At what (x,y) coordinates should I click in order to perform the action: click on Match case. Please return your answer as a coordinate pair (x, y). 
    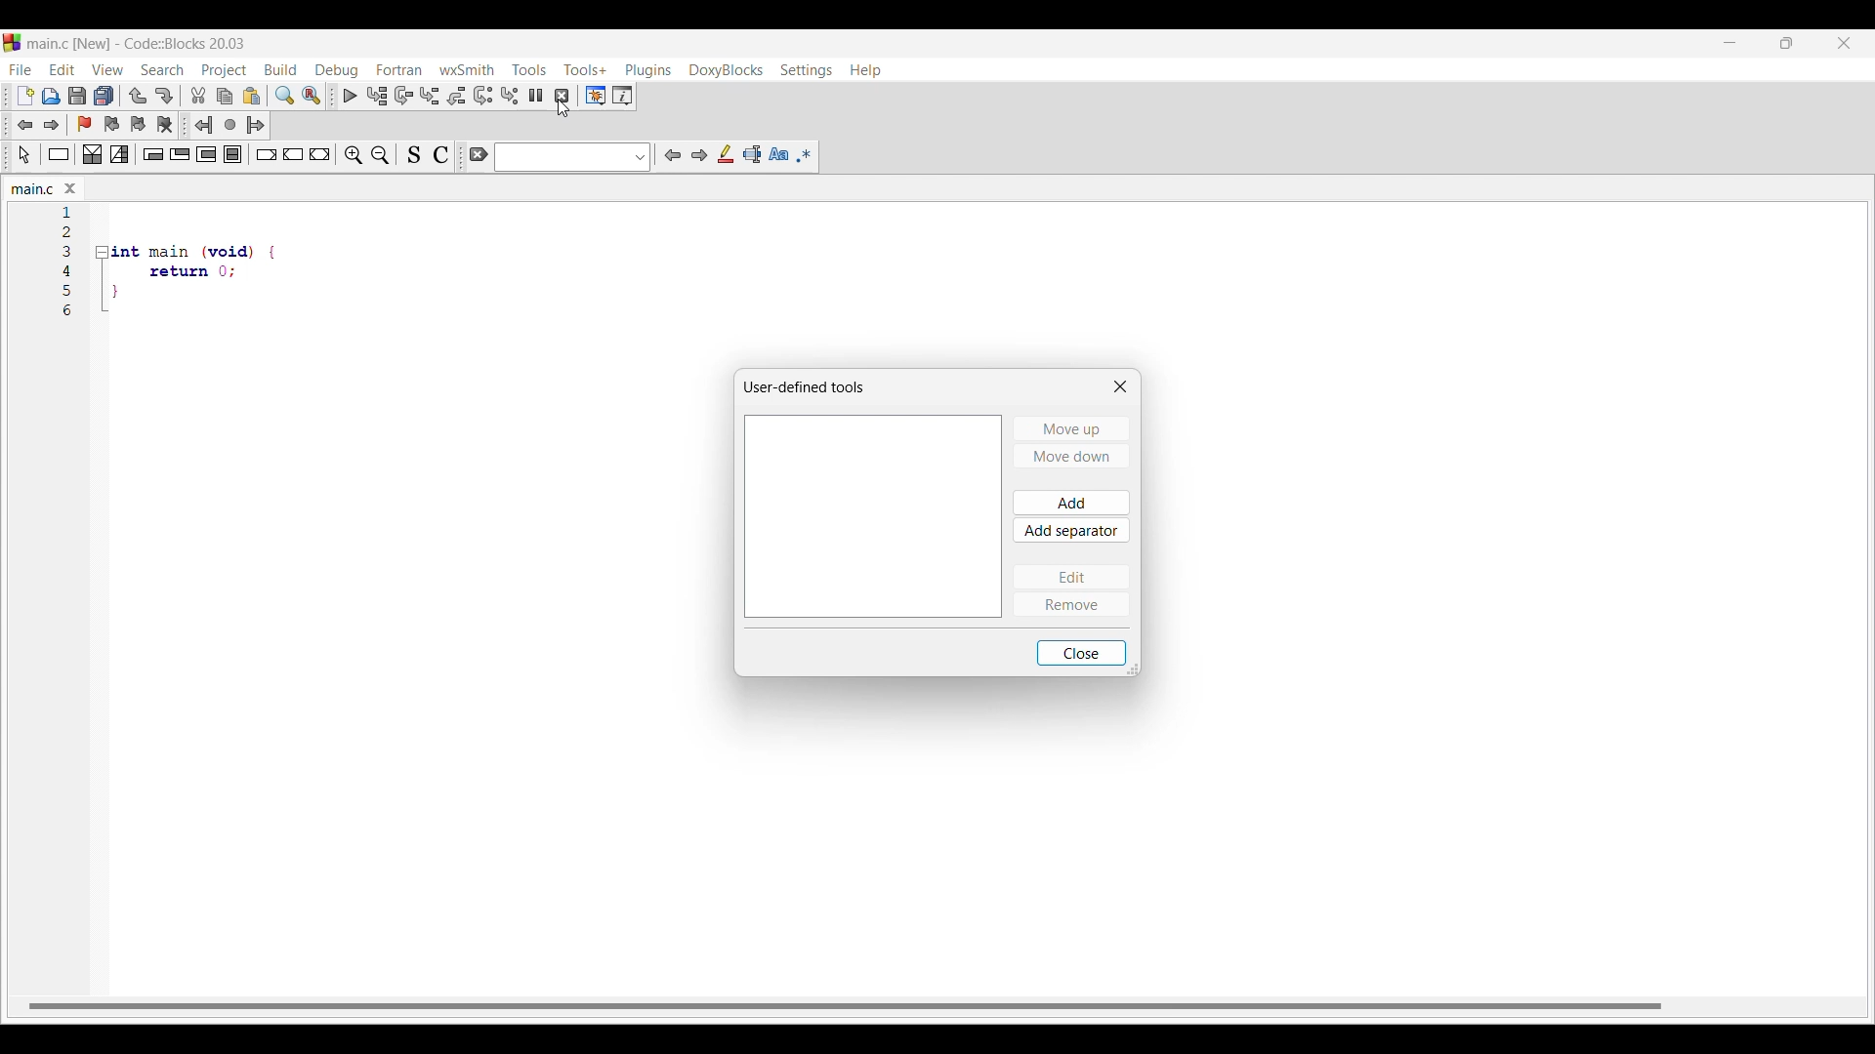
    Looking at the image, I should click on (778, 154).